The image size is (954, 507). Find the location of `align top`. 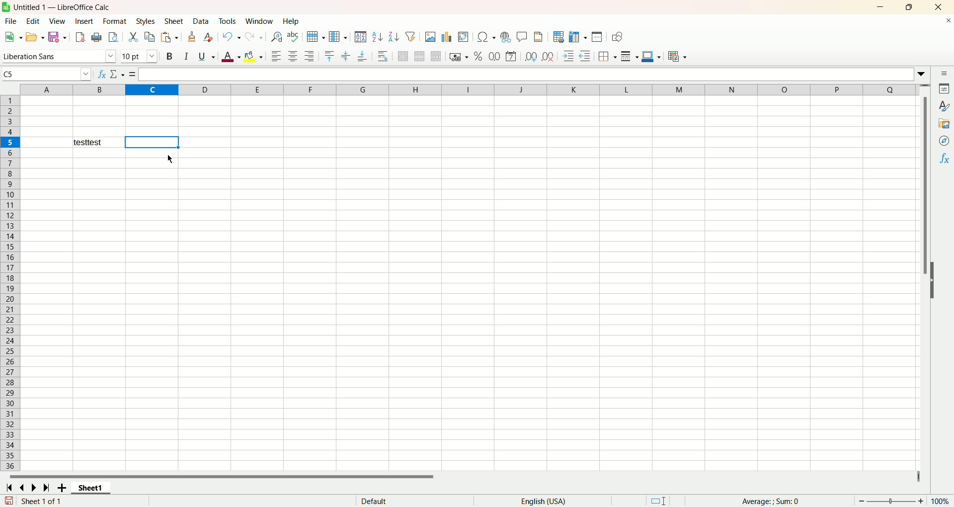

align top is located at coordinates (330, 55).